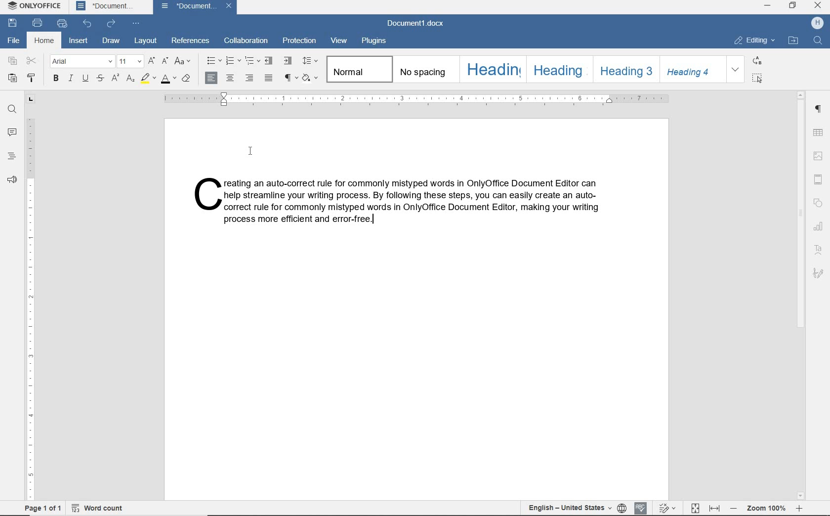 This screenshot has width=830, height=516. I want to click on FILE, so click(12, 40).